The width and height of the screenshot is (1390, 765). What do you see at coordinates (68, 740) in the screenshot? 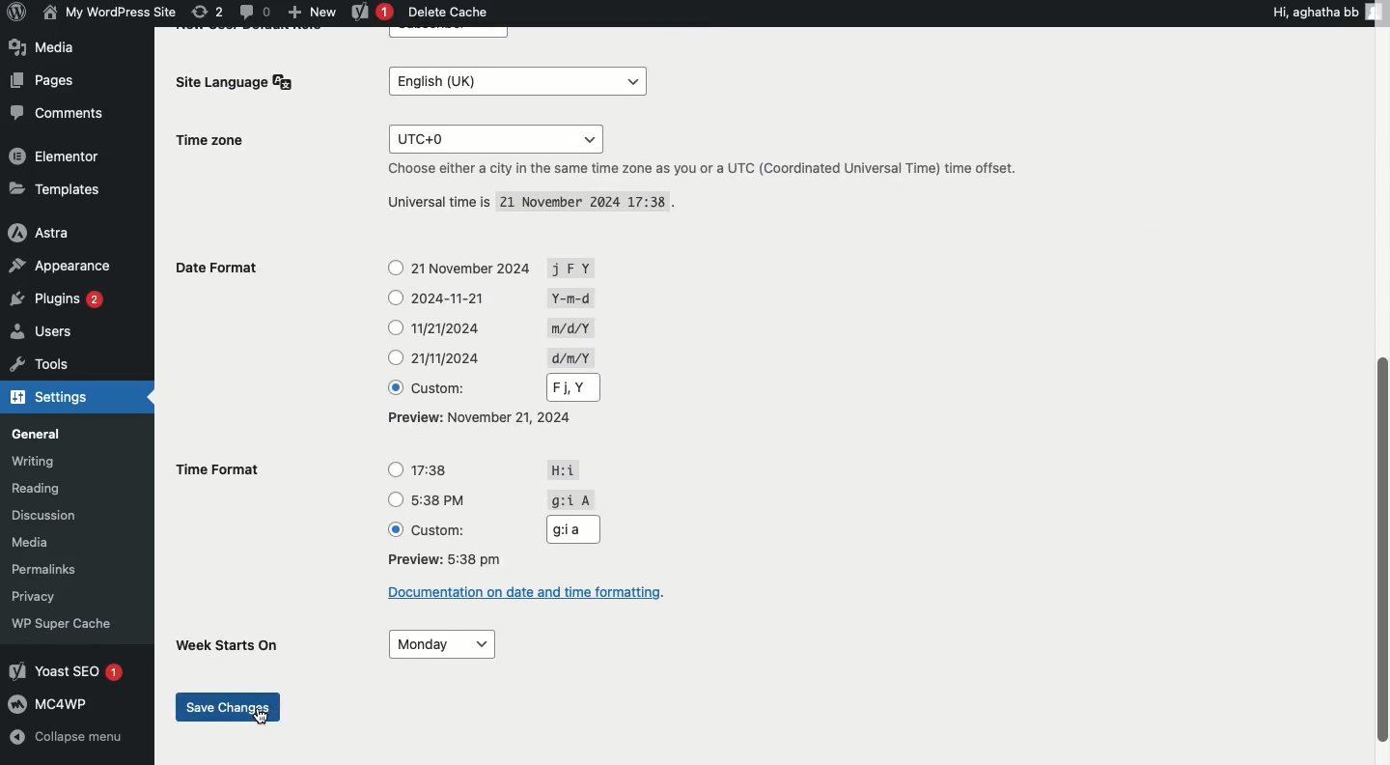
I see `Collapse menu` at bounding box center [68, 740].